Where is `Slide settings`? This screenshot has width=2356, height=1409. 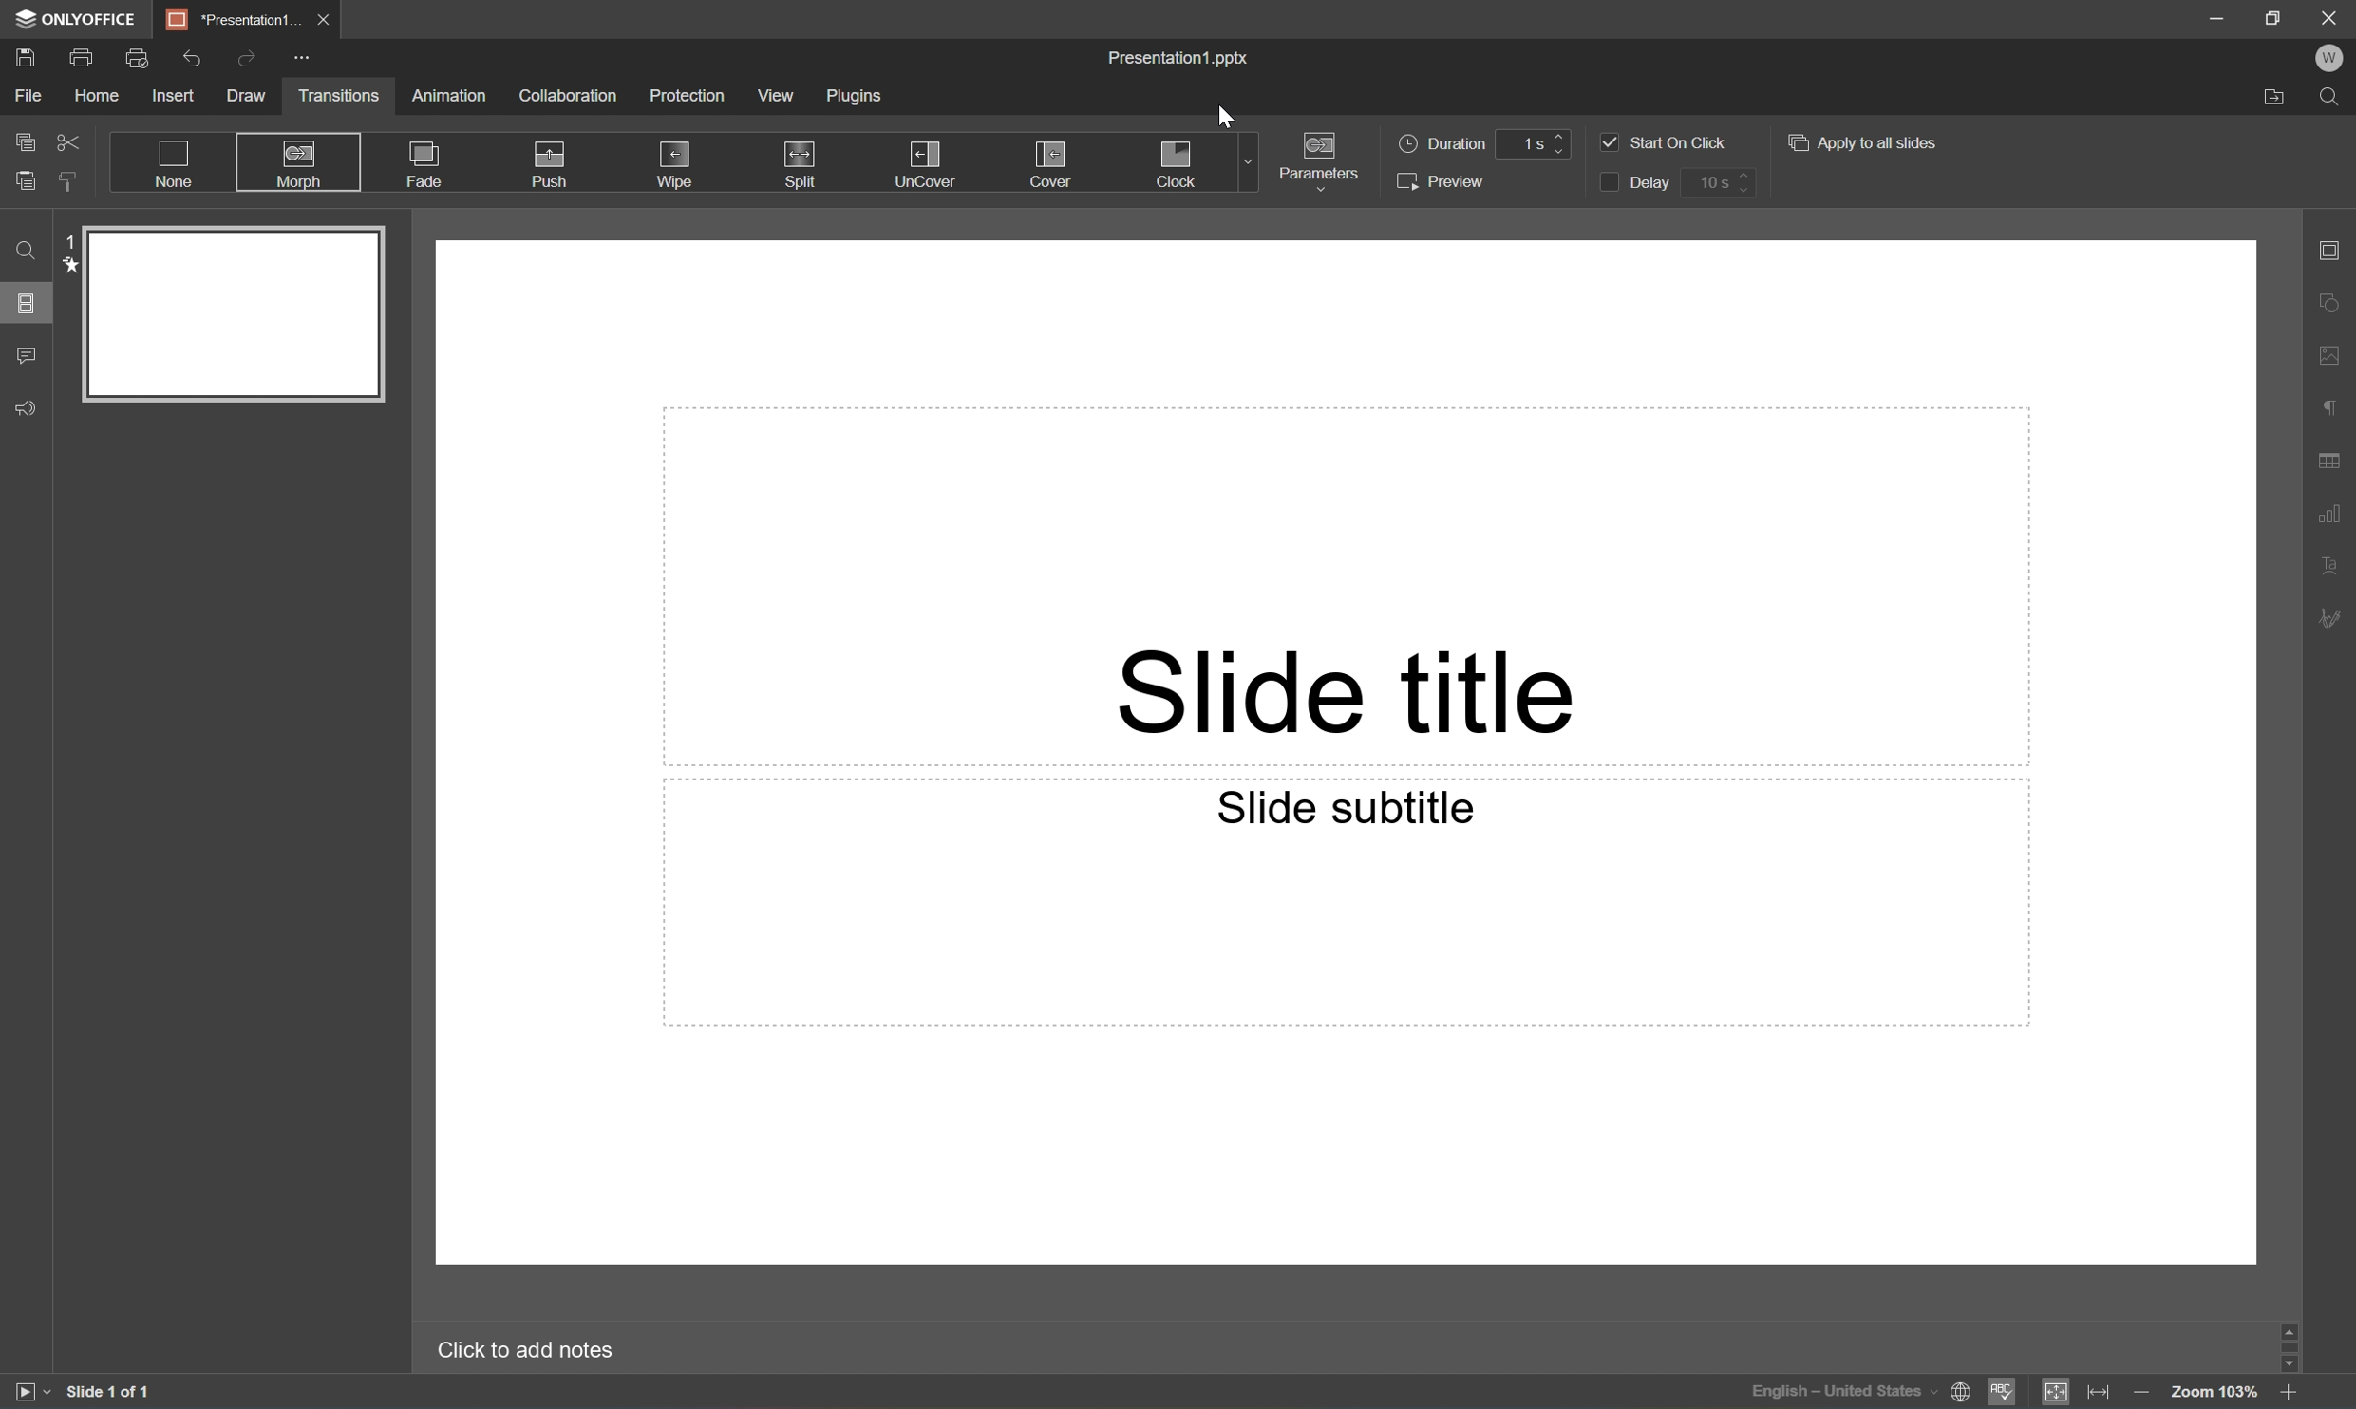
Slide settings is located at coordinates (2332, 254).